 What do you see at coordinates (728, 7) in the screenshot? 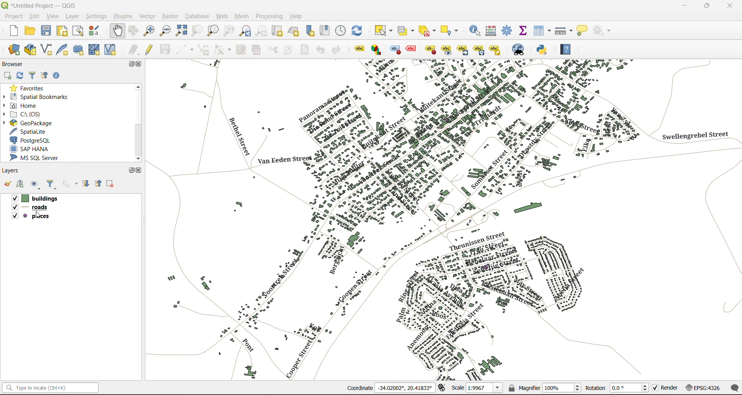
I see `close` at bounding box center [728, 7].